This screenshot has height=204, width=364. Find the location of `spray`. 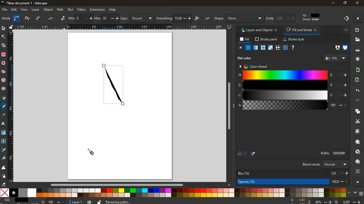

spray is located at coordinates (4, 176).